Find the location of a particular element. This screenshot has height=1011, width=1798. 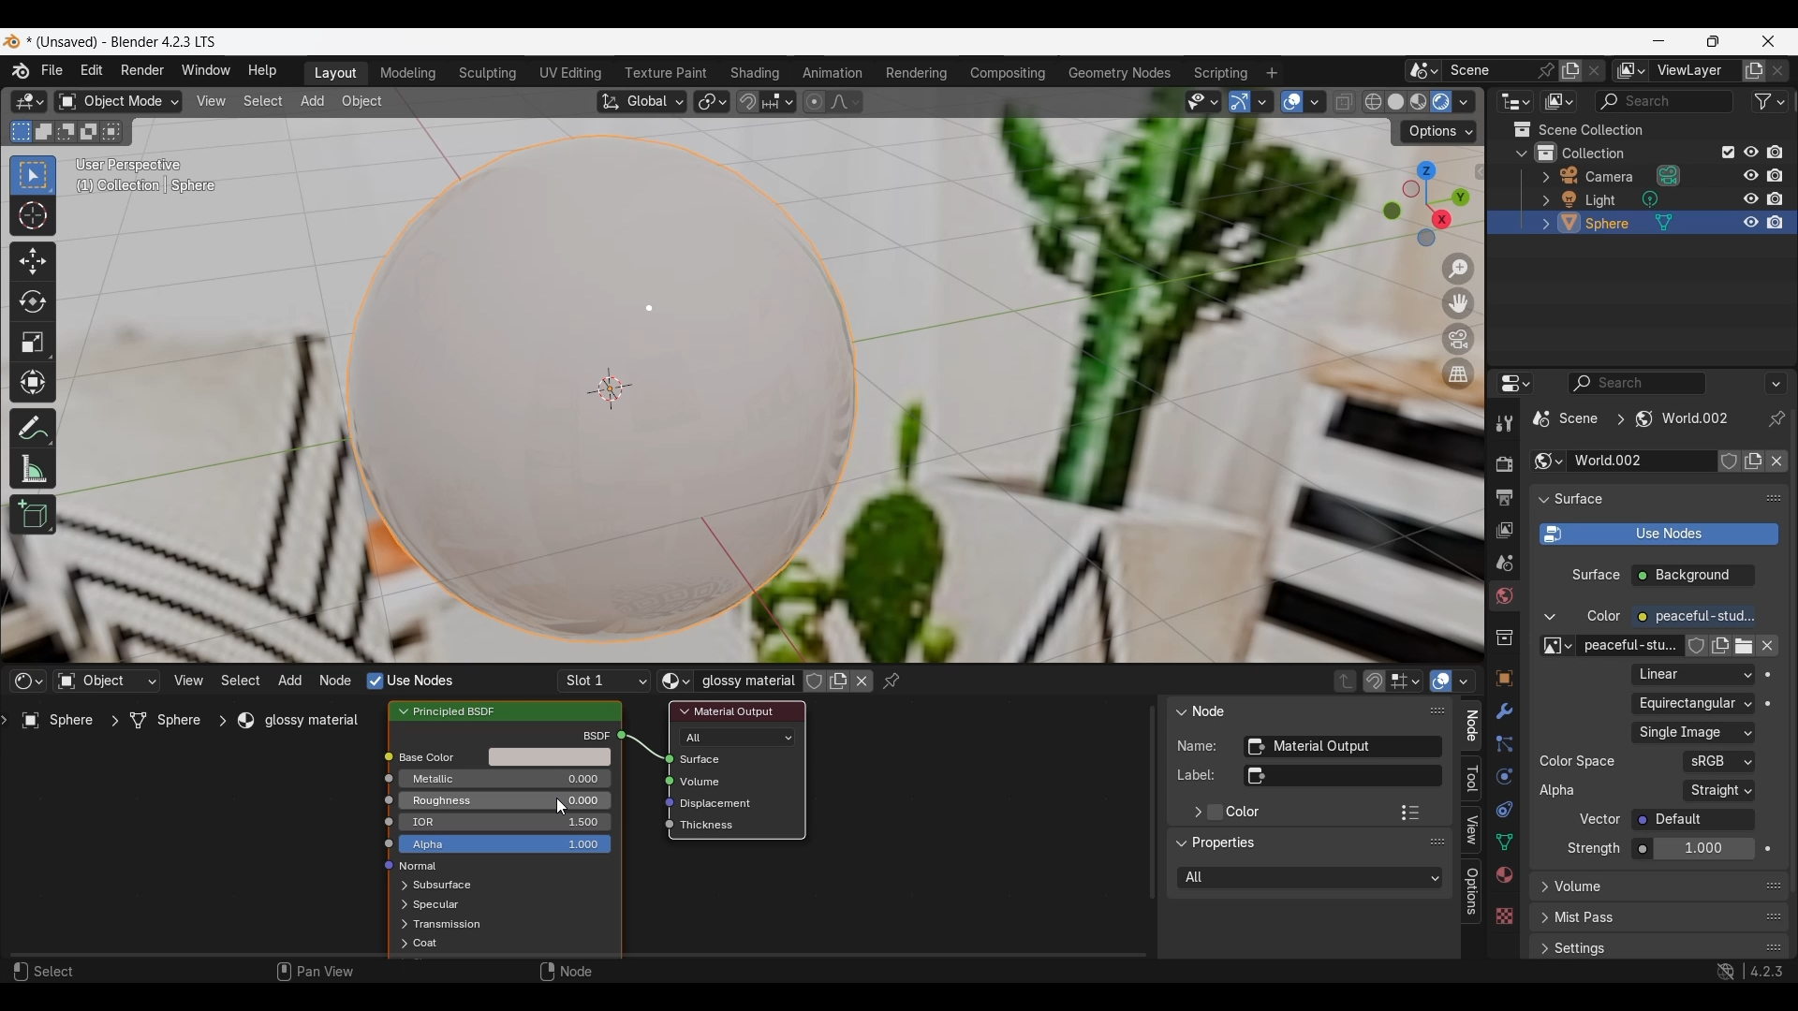

Proportional editing fall off is located at coordinates (844, 102).